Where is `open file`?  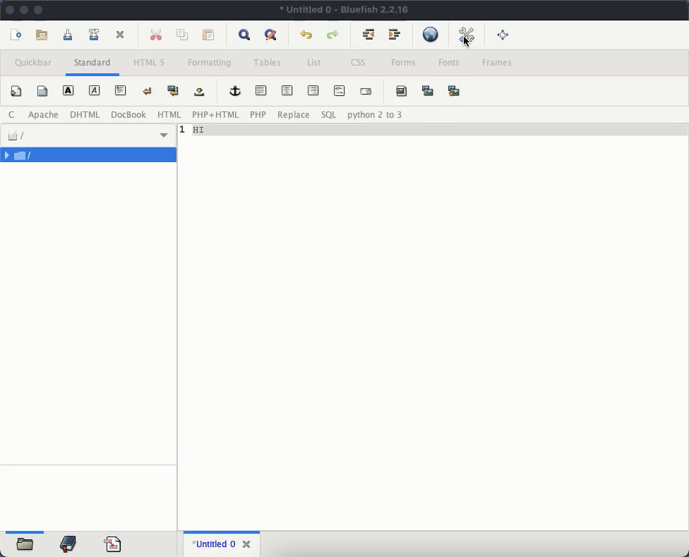
open file is located at coordinates (42, 35).